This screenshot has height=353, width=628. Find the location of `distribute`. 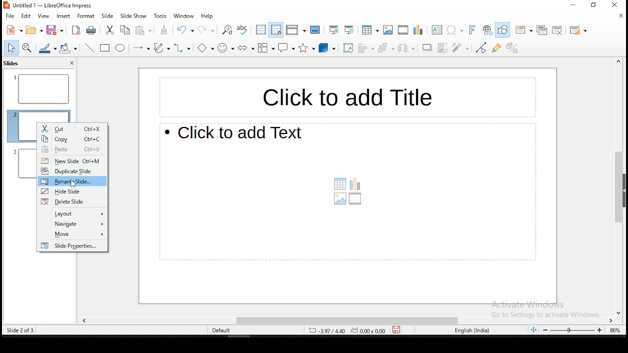

distribute is located at coordinates (406, 49).